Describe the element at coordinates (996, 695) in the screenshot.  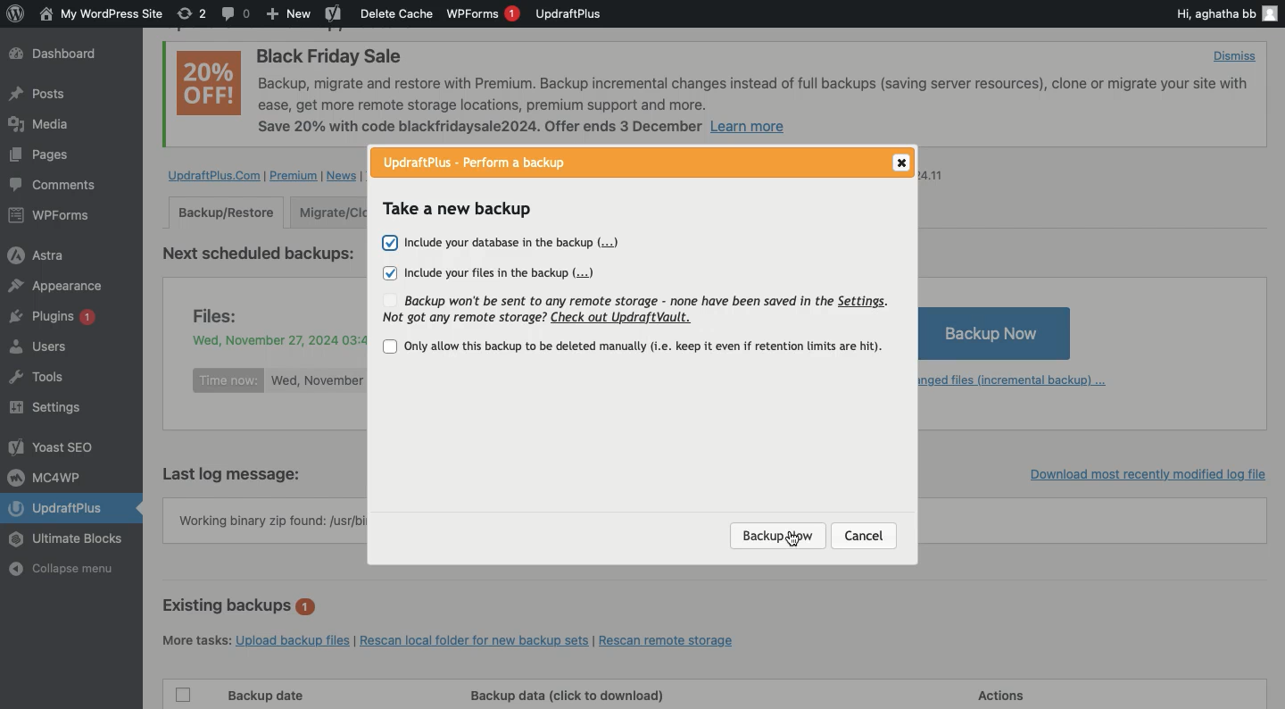
I see `Actions` at that location.